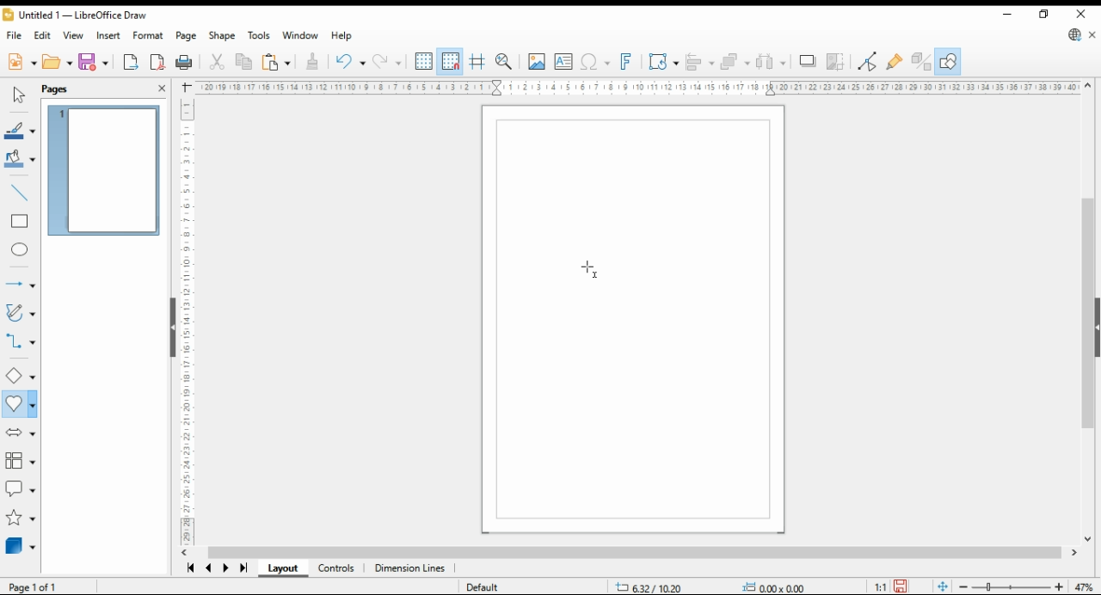 The height and width of the screenshot is (595, 1101). Describe the element at coordinates (13, 36) in the screenshot. I see `file` at that location.